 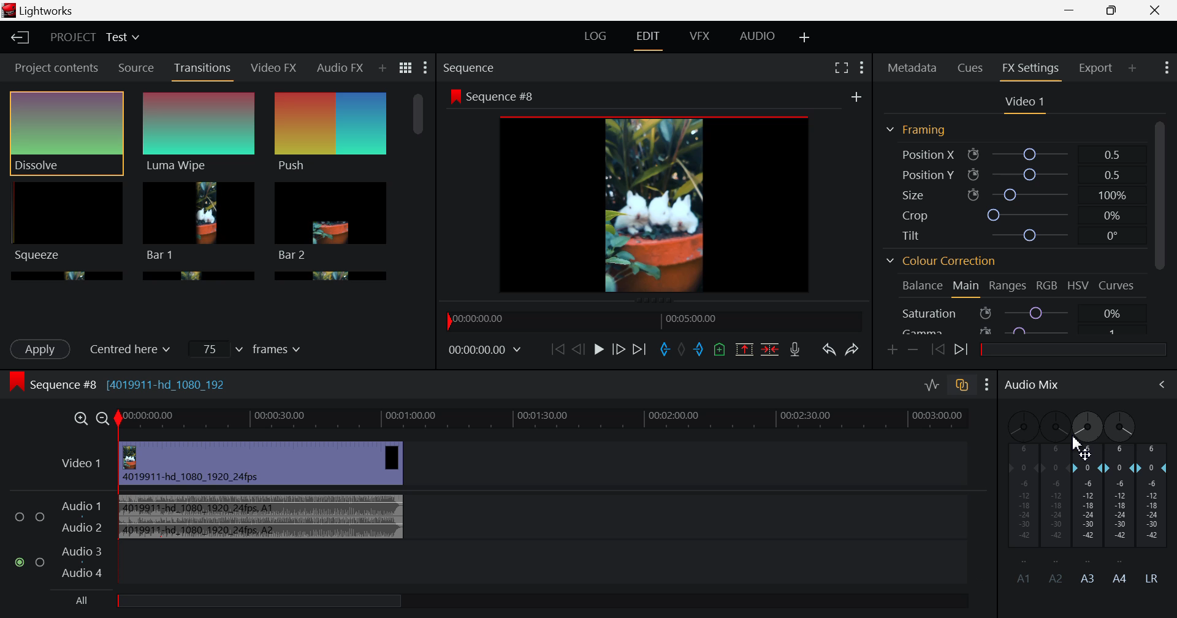 I want to click on Undo, so click(x=830, y=351).